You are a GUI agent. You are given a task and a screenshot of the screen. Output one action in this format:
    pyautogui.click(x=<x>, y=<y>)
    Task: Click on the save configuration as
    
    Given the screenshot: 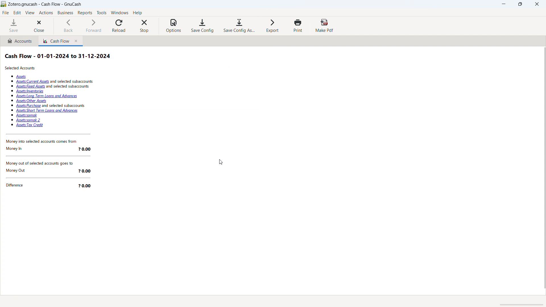 What is the action you would take?
    pyautogui.click(x=239, y=26)
    